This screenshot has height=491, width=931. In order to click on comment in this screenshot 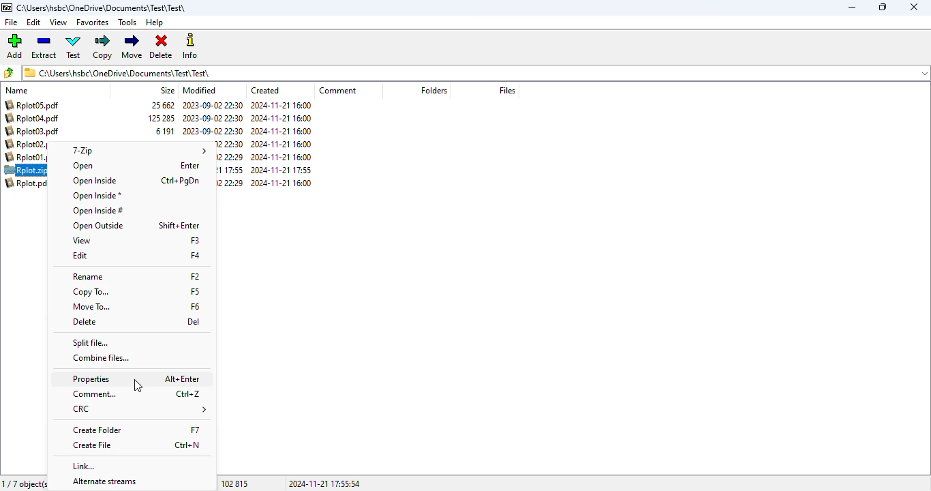, I will do `click(94, 394)`.